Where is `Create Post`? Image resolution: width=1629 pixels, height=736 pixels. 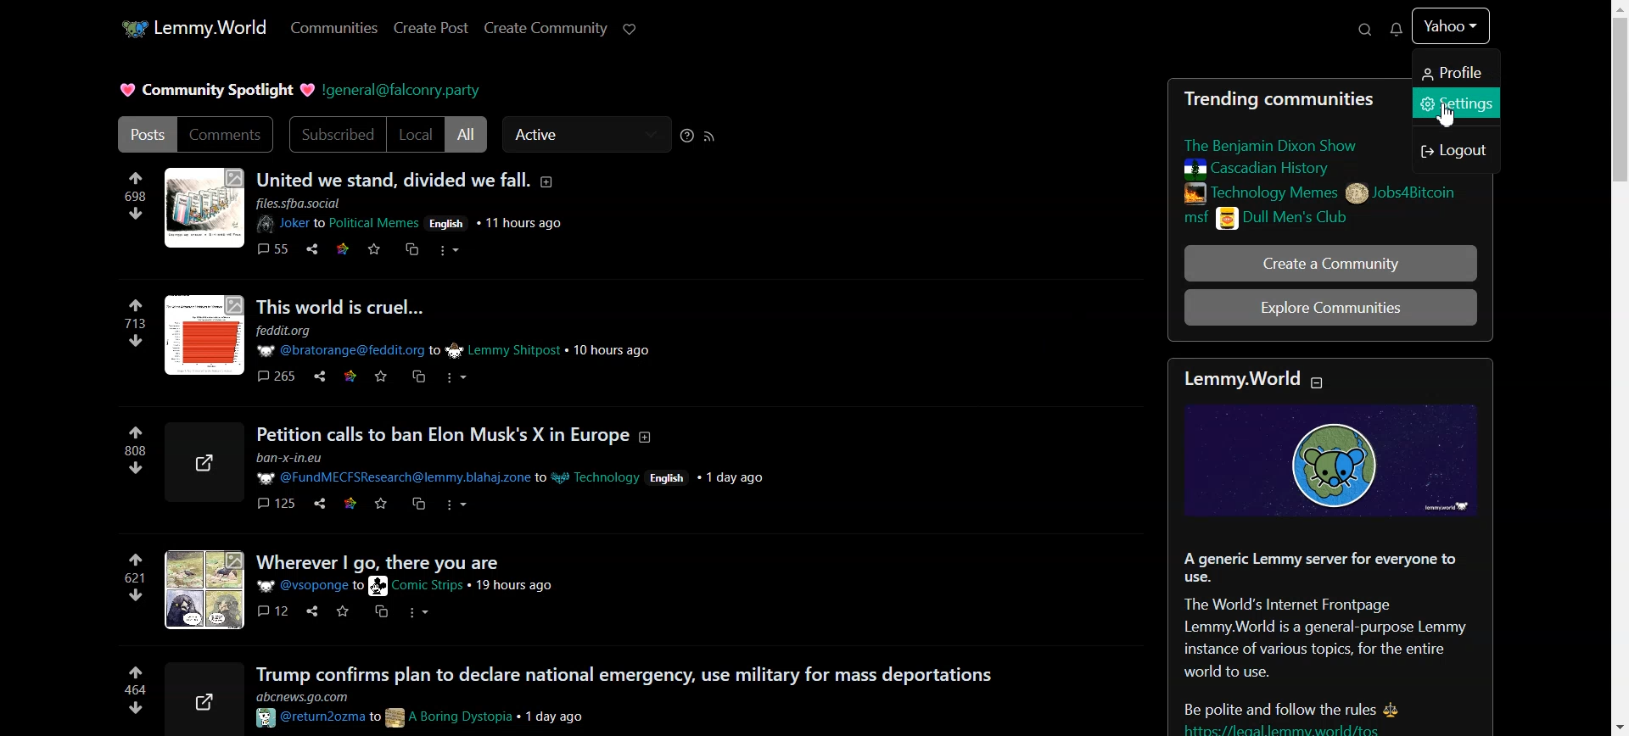
Create Post is located at coordinates (432, 28).